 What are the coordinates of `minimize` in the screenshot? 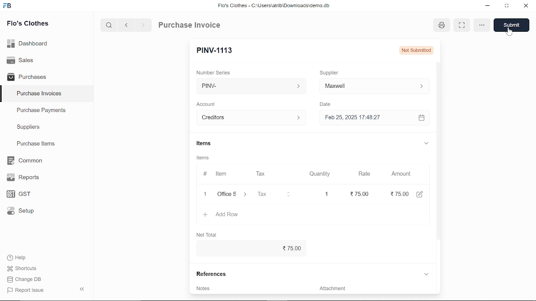 It's located at (487, 6).